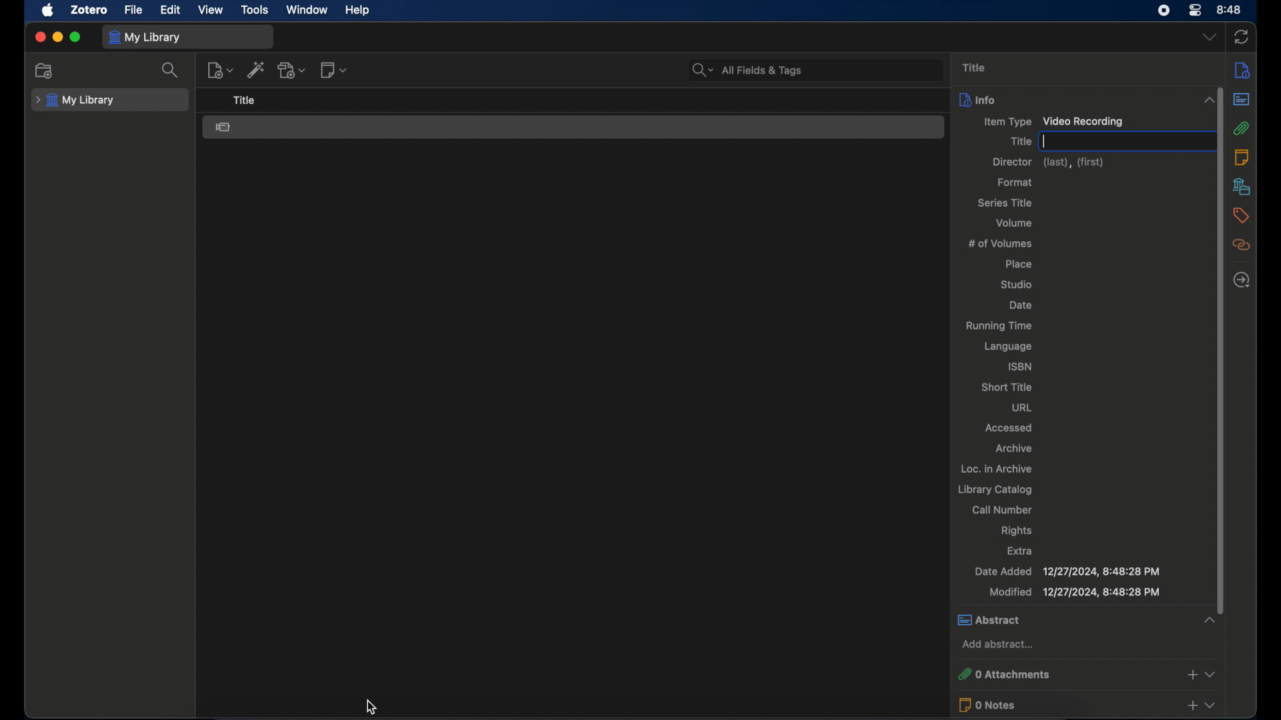  I want to click on Modified 12/27/2024, 8:48:28 PM, so click(1077, 593).